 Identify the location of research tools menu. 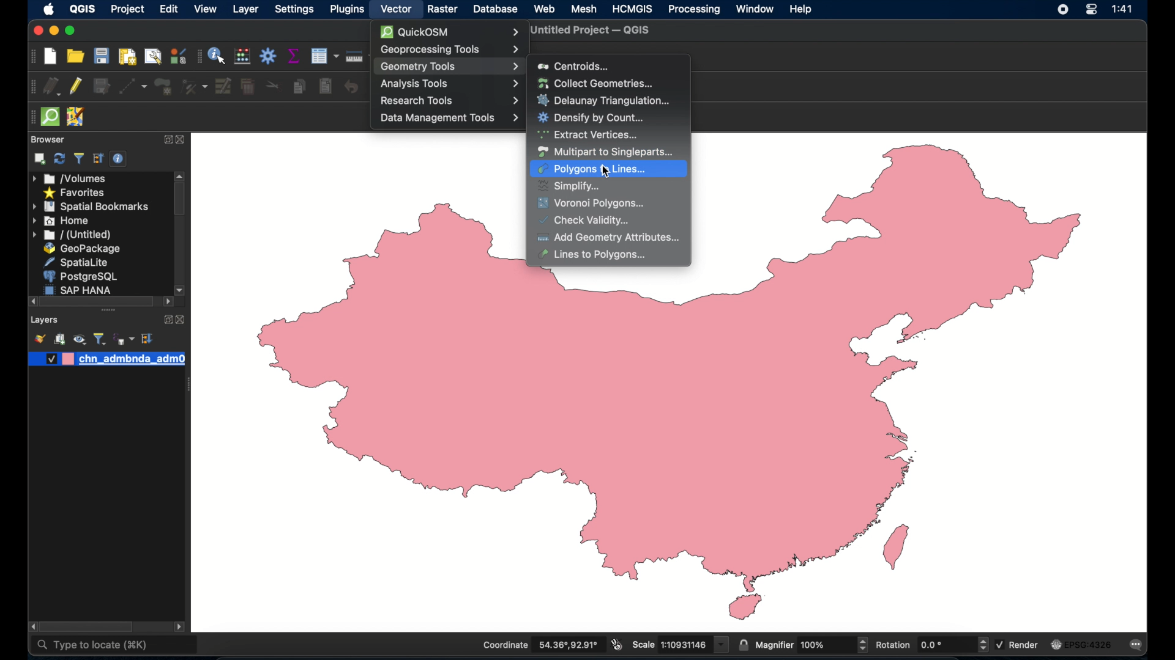
(449, 101).